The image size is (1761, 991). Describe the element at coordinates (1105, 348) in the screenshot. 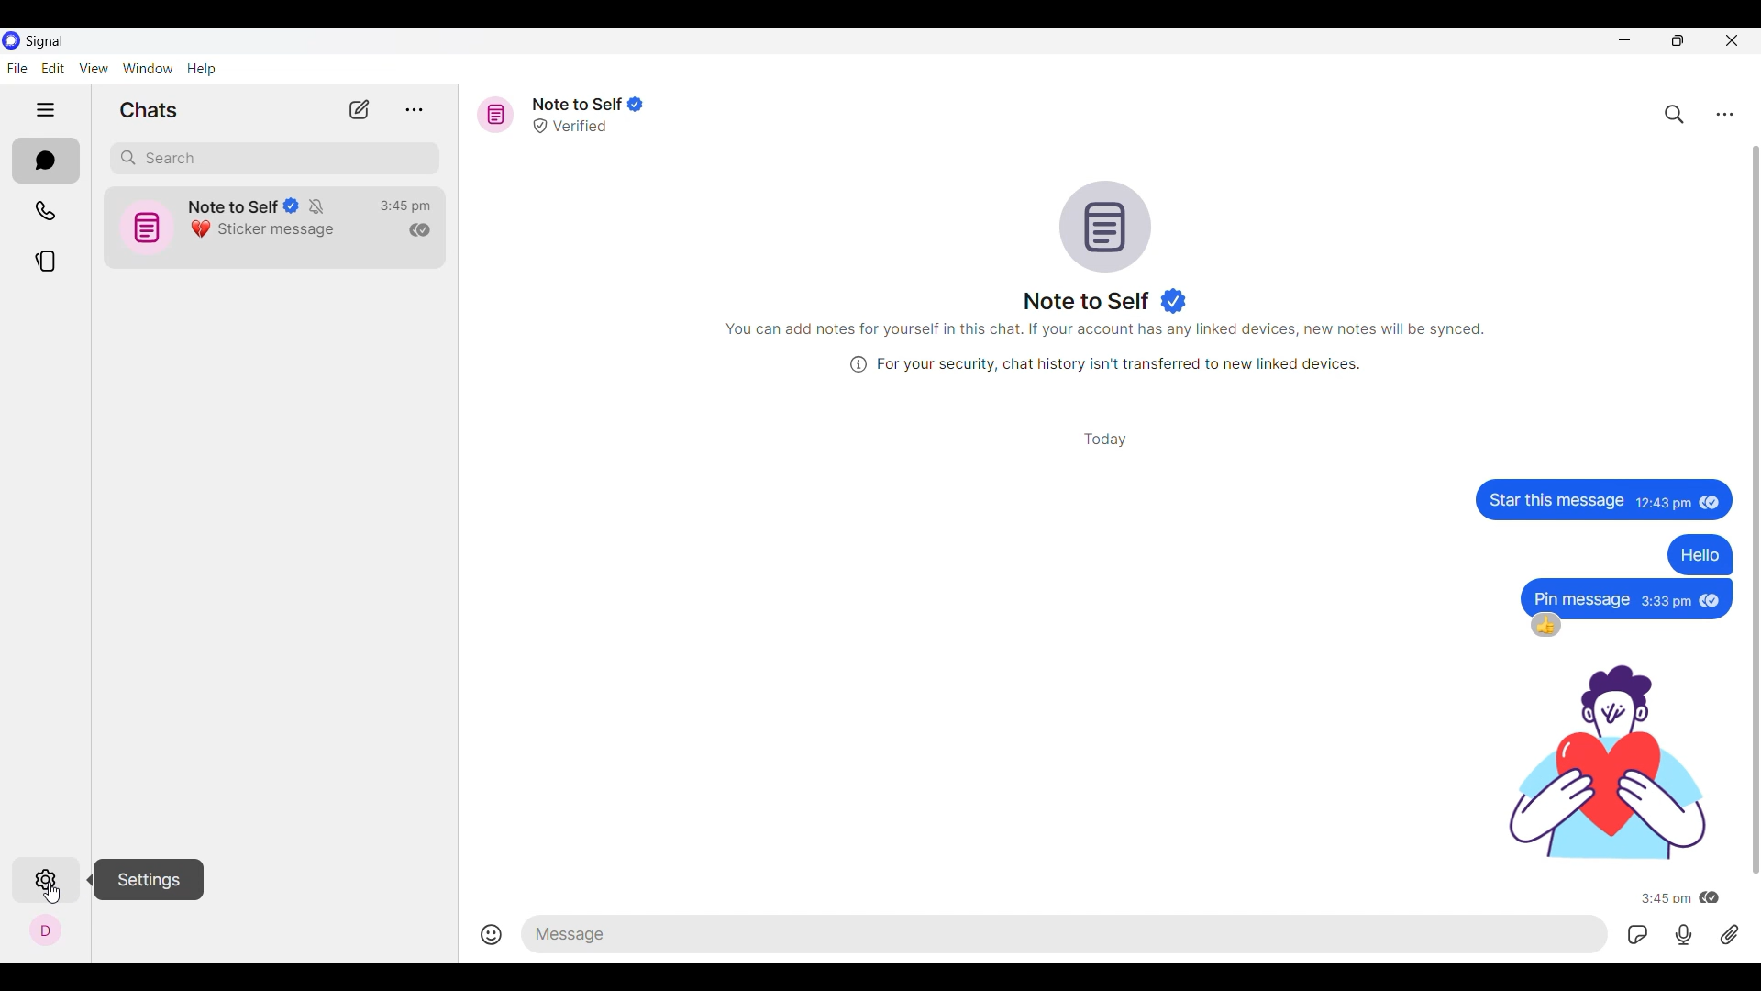

I see `Chat description` at that location.